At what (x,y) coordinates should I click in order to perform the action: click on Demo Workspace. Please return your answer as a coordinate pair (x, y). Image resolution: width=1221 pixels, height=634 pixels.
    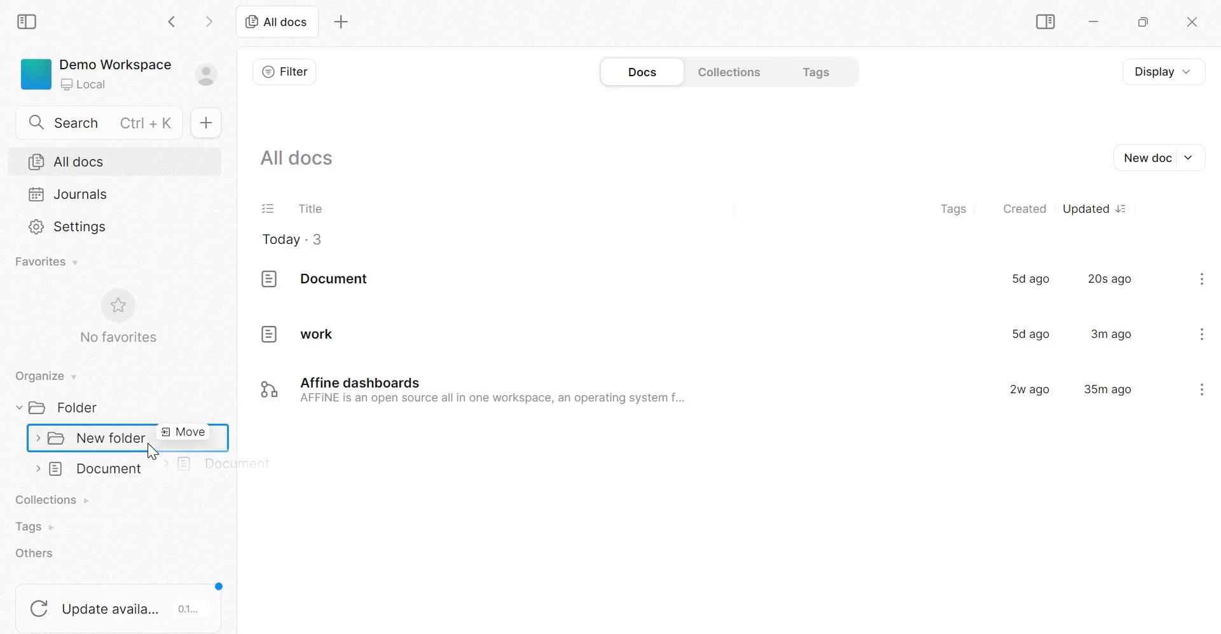
    Looking at the image, I should click on (119, 72).